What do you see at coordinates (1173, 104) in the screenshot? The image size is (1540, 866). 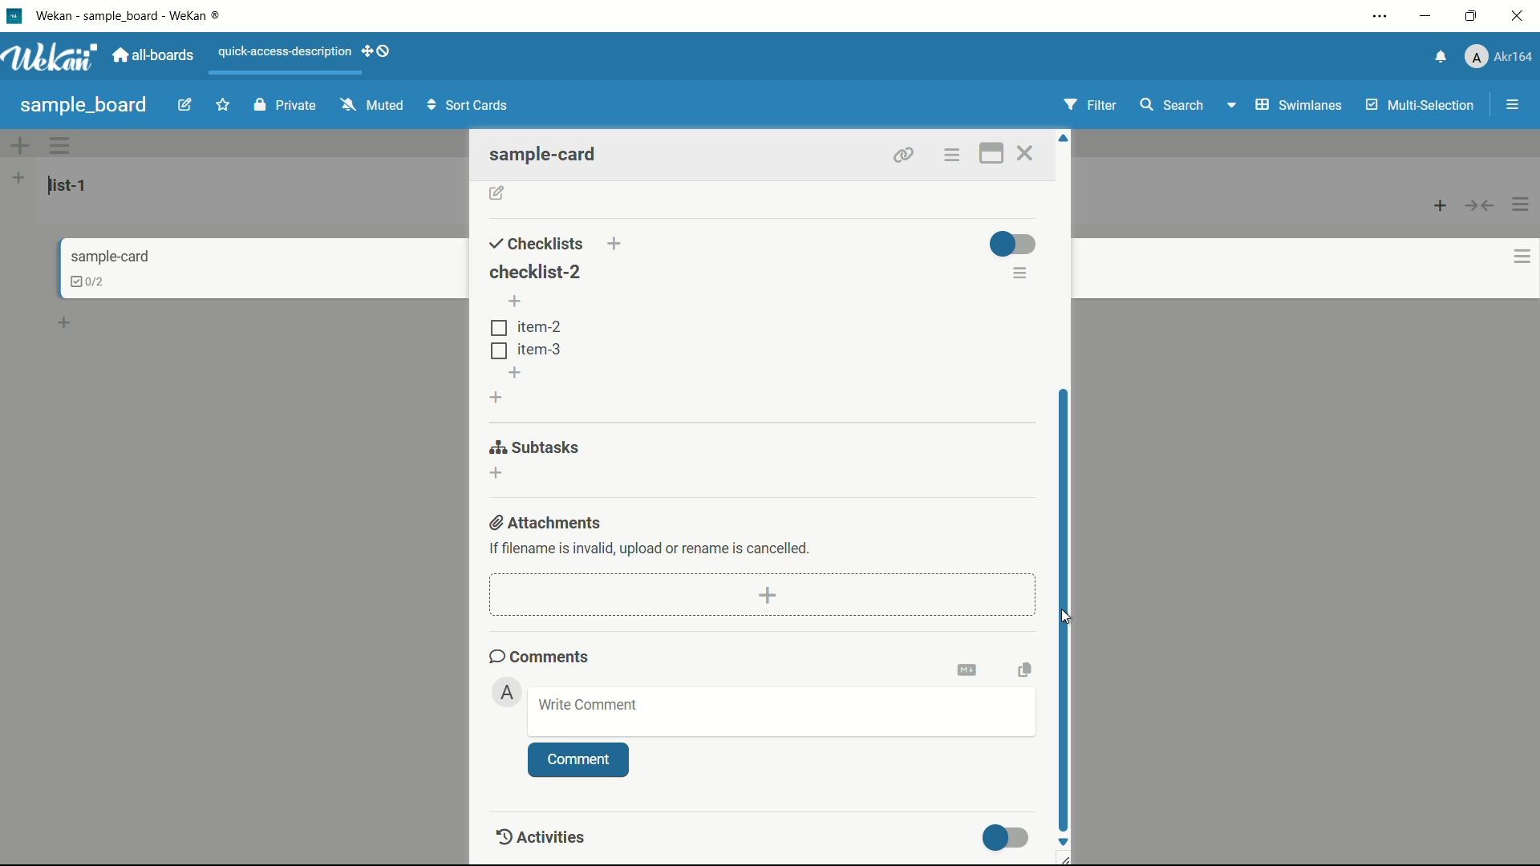 I see `search` at bounding box center [1173, 104].